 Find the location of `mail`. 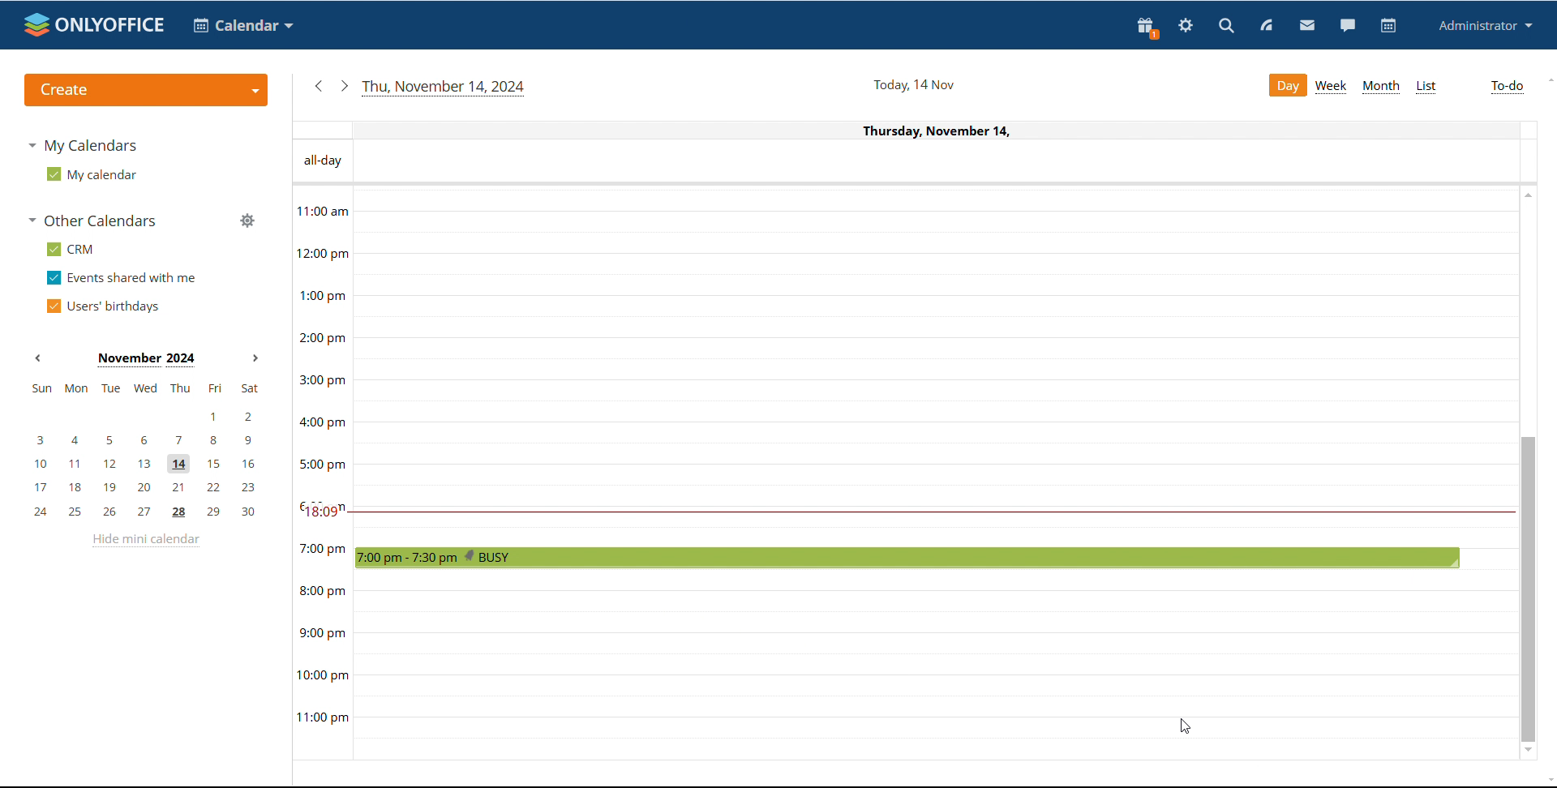

mail is located at coordinates (1308, 26).